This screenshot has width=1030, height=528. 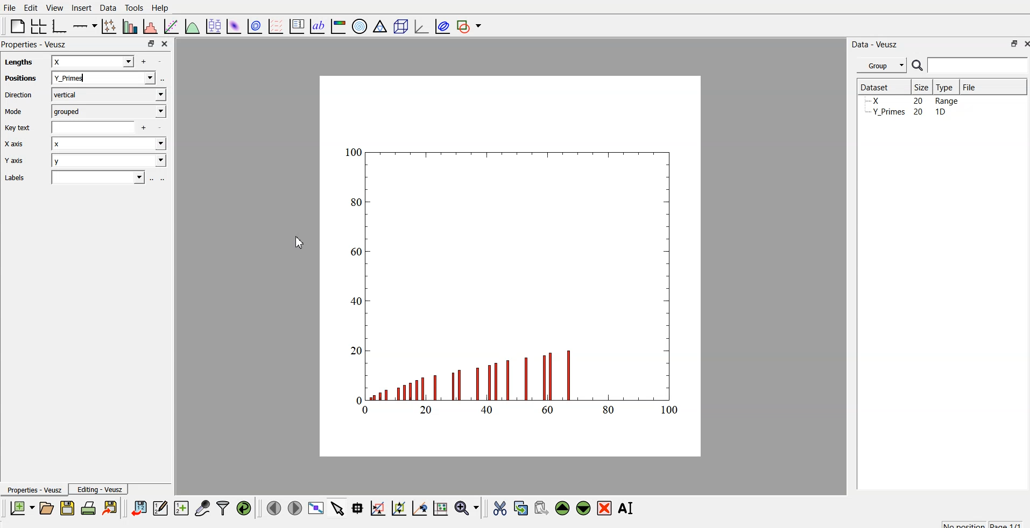 I want to click on Ternary graph, so click(x=380, y=26).